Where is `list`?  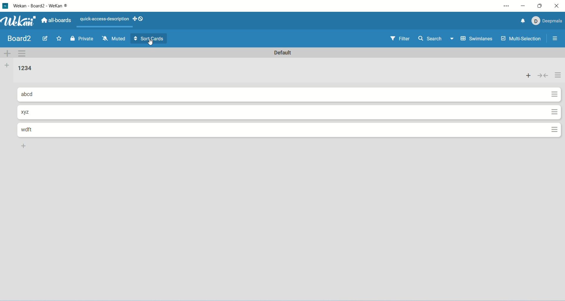 list is located at coordinates (27, 69).